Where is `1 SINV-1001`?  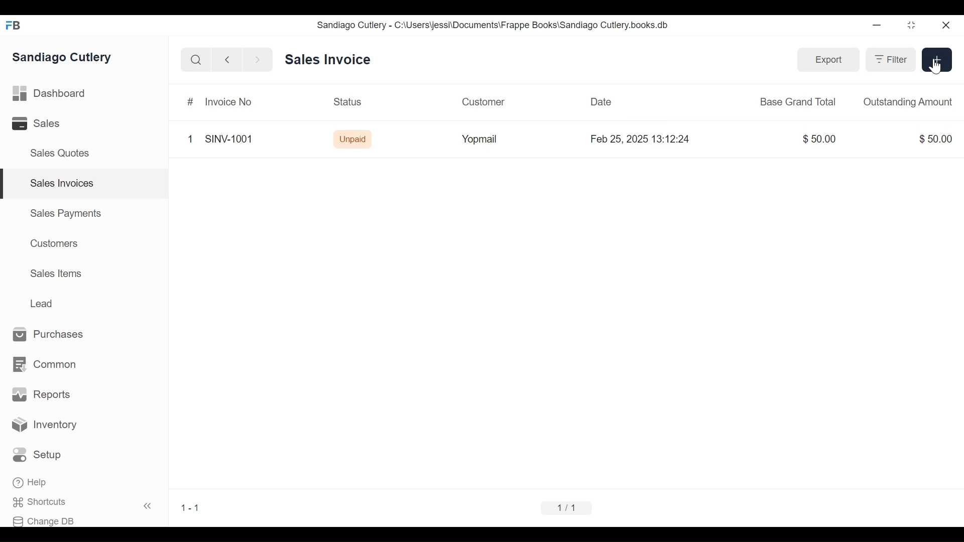 1 SINV-1001 is located at coordinates (216, 139).